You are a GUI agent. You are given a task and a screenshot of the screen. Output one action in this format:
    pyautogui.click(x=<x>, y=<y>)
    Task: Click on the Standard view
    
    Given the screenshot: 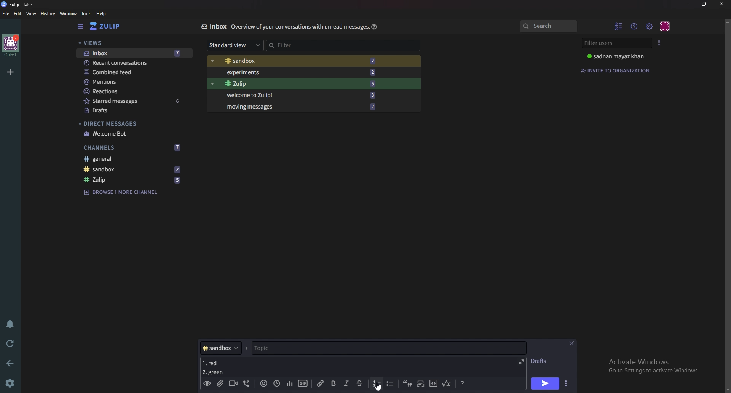 What is the action you would take?
    pyautogui.click(x=233, y=46)
    